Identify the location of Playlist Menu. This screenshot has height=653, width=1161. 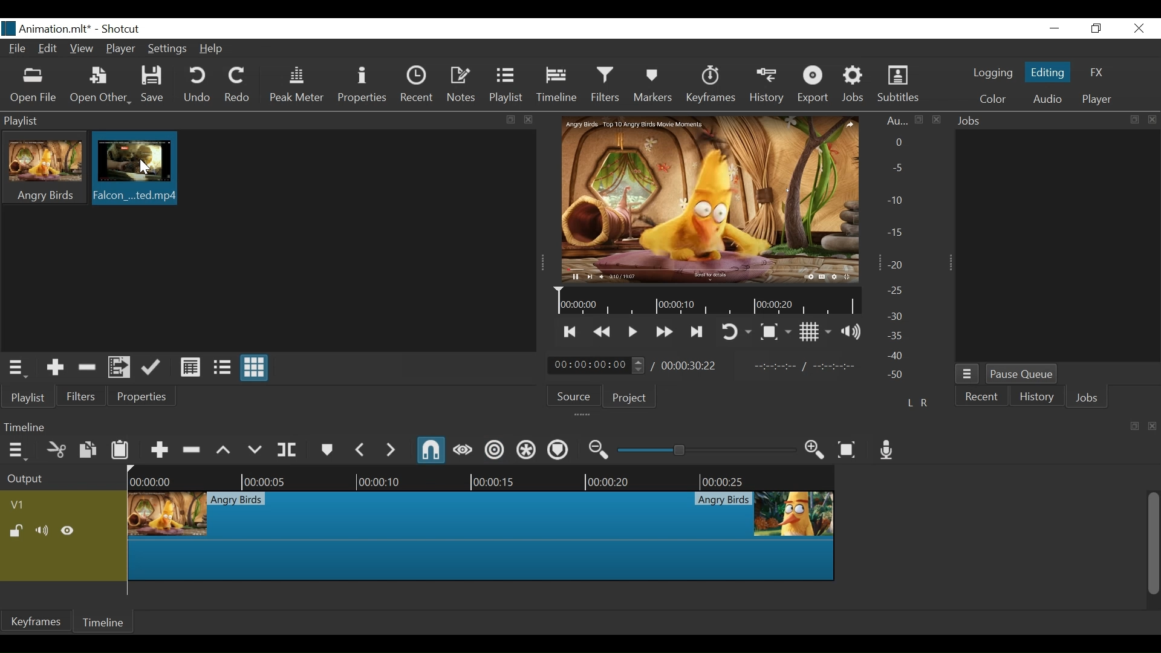
(16, 368).